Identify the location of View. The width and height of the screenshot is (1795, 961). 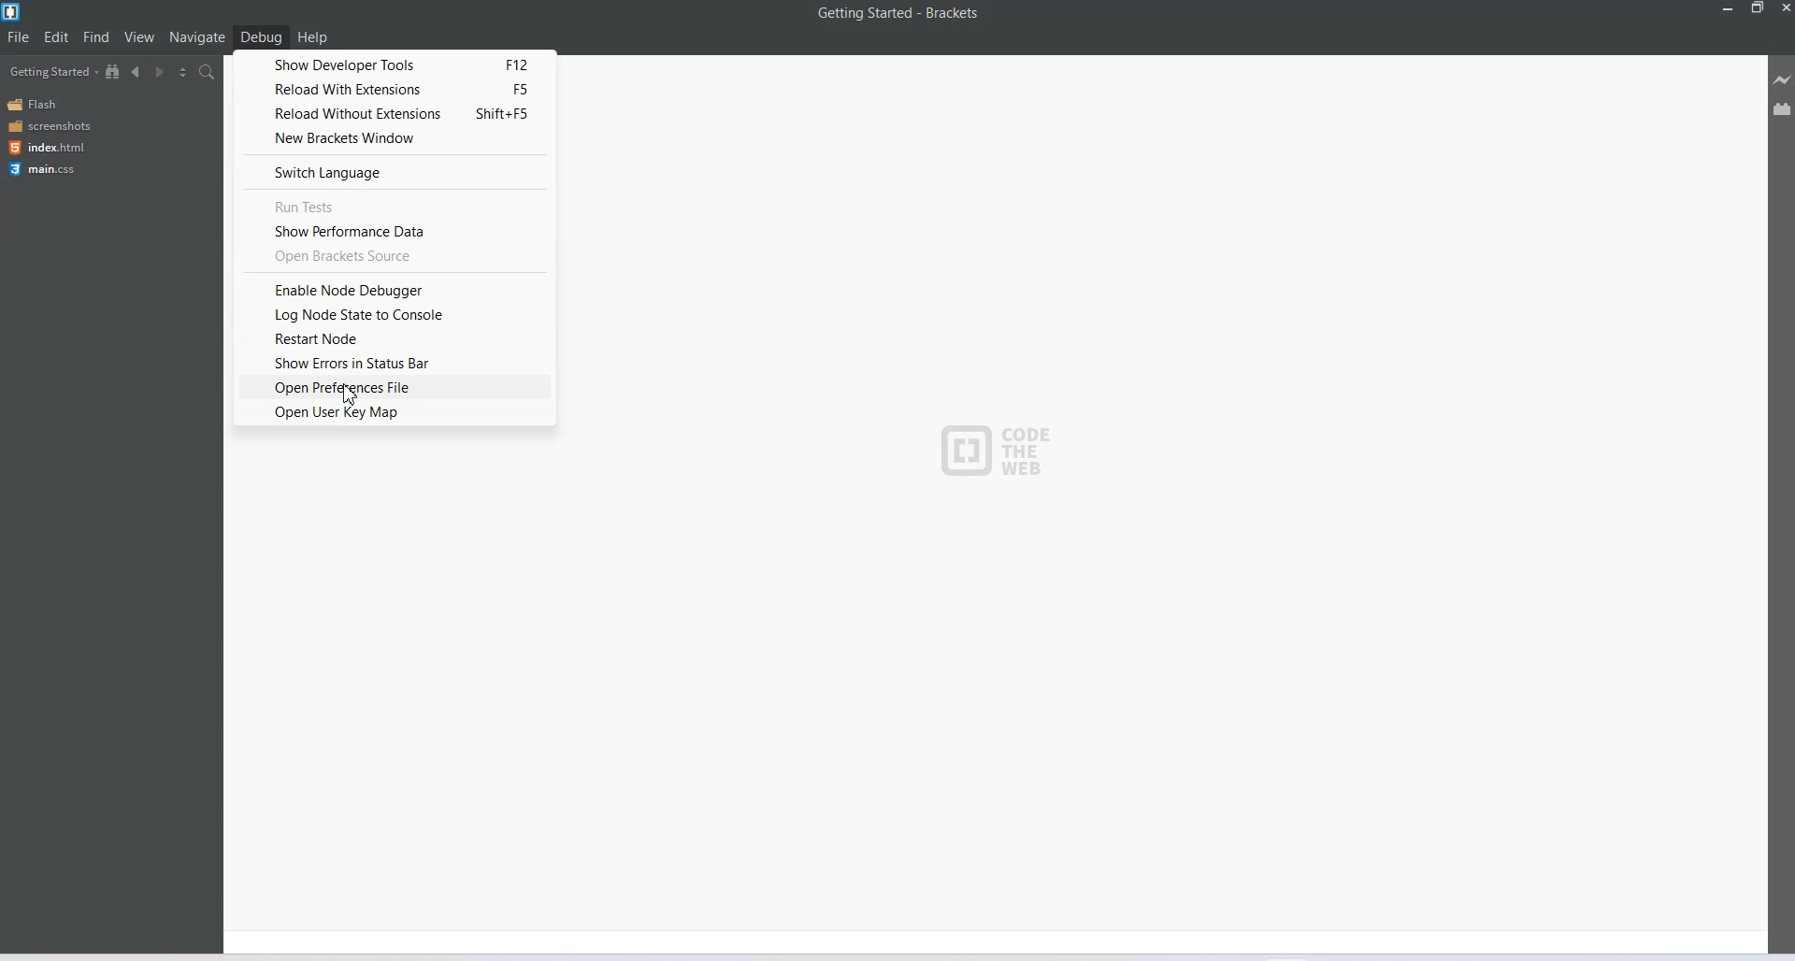
(140, 36).